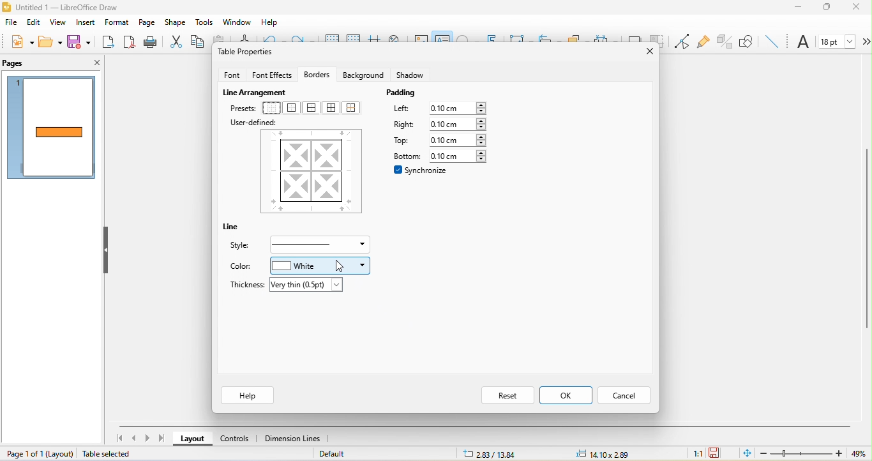 The height and width of the screenshot is (461, 872). Describe the element at coordinates (831, 10) in the screenshot. I see `maximize` at that location.